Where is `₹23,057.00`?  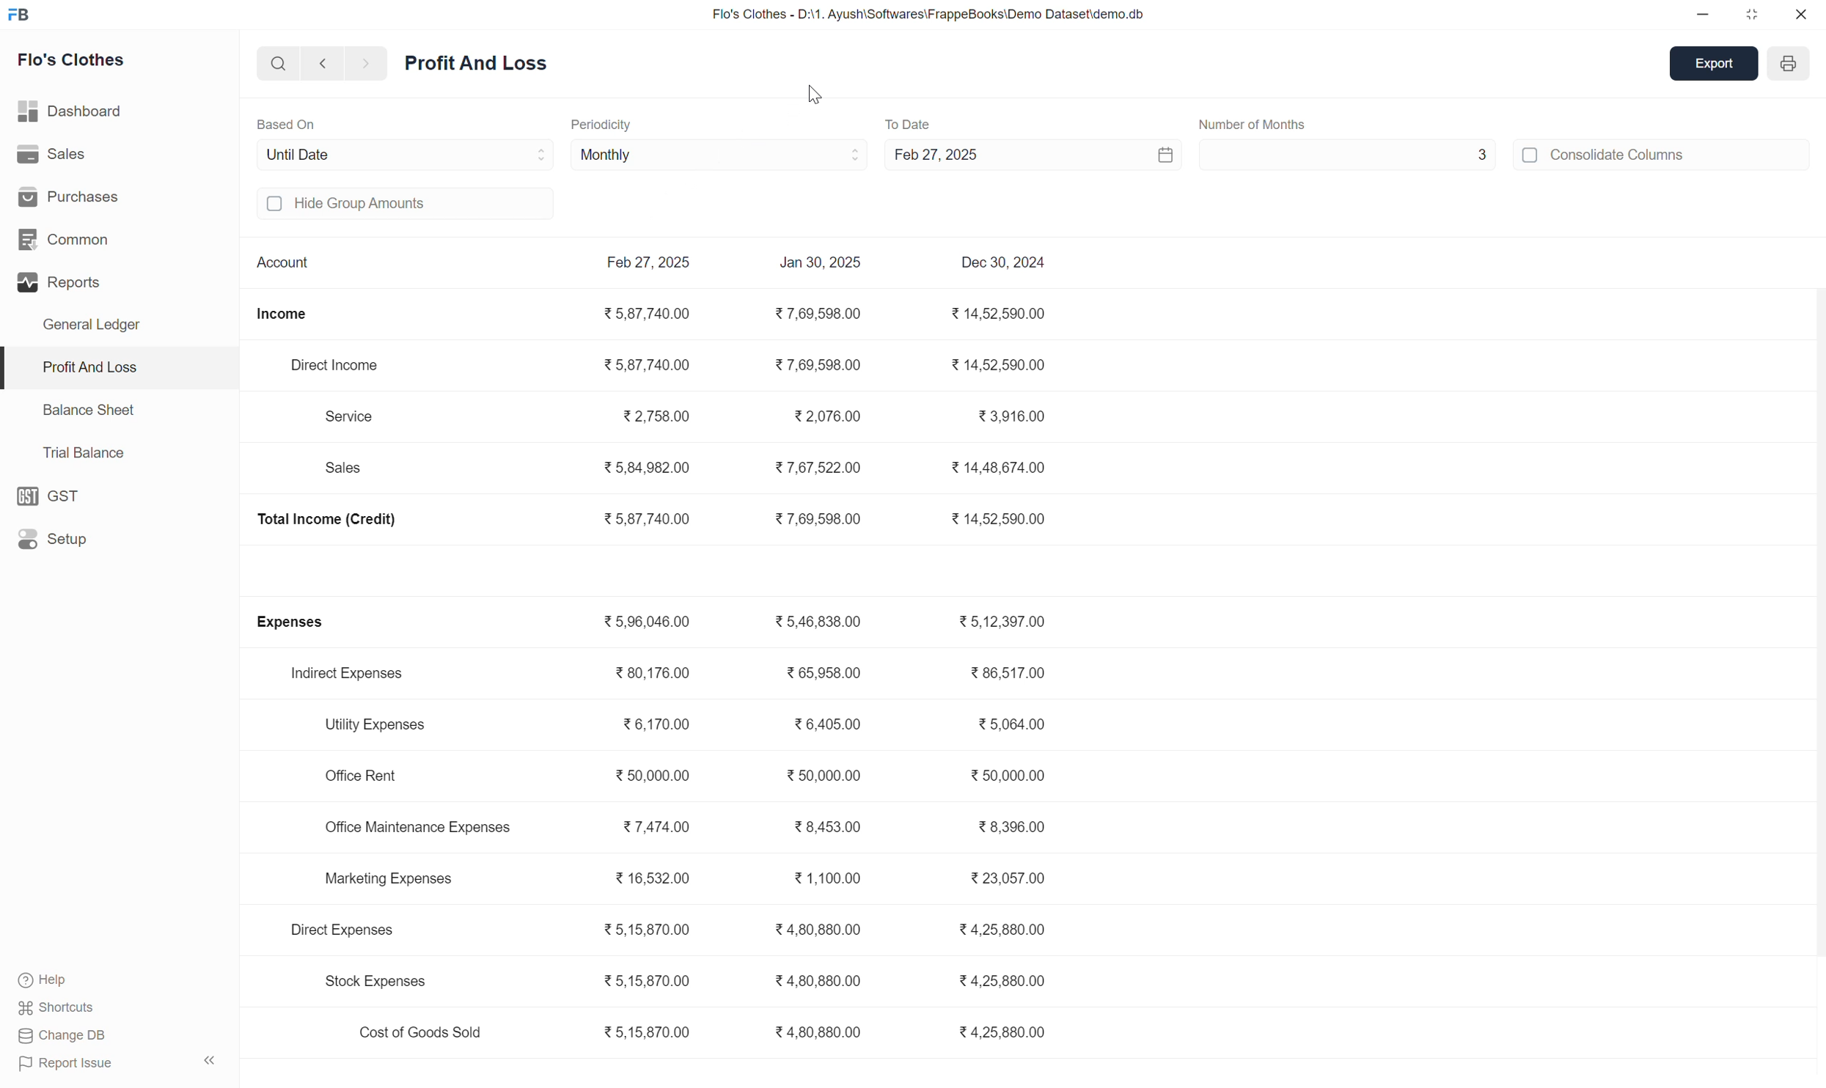 ₹23,057.00 is located at coordinates (1005, 881).